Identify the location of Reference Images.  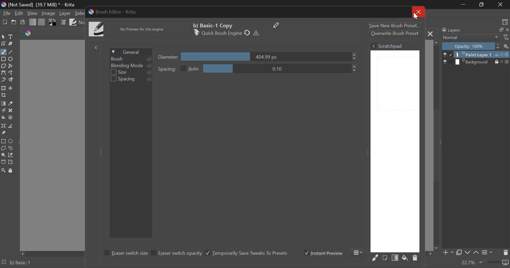
(3, 133).